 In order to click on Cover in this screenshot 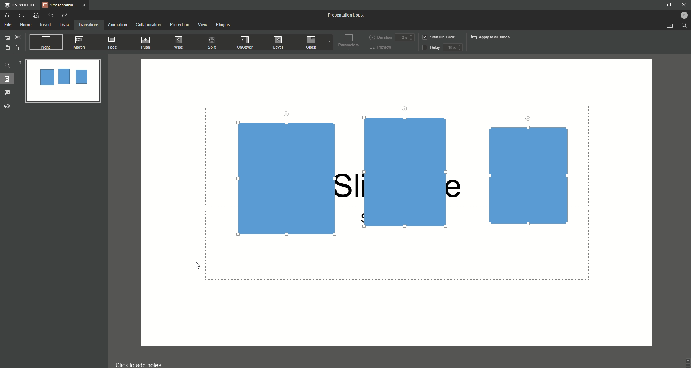, I will do `click(279, 42)`.